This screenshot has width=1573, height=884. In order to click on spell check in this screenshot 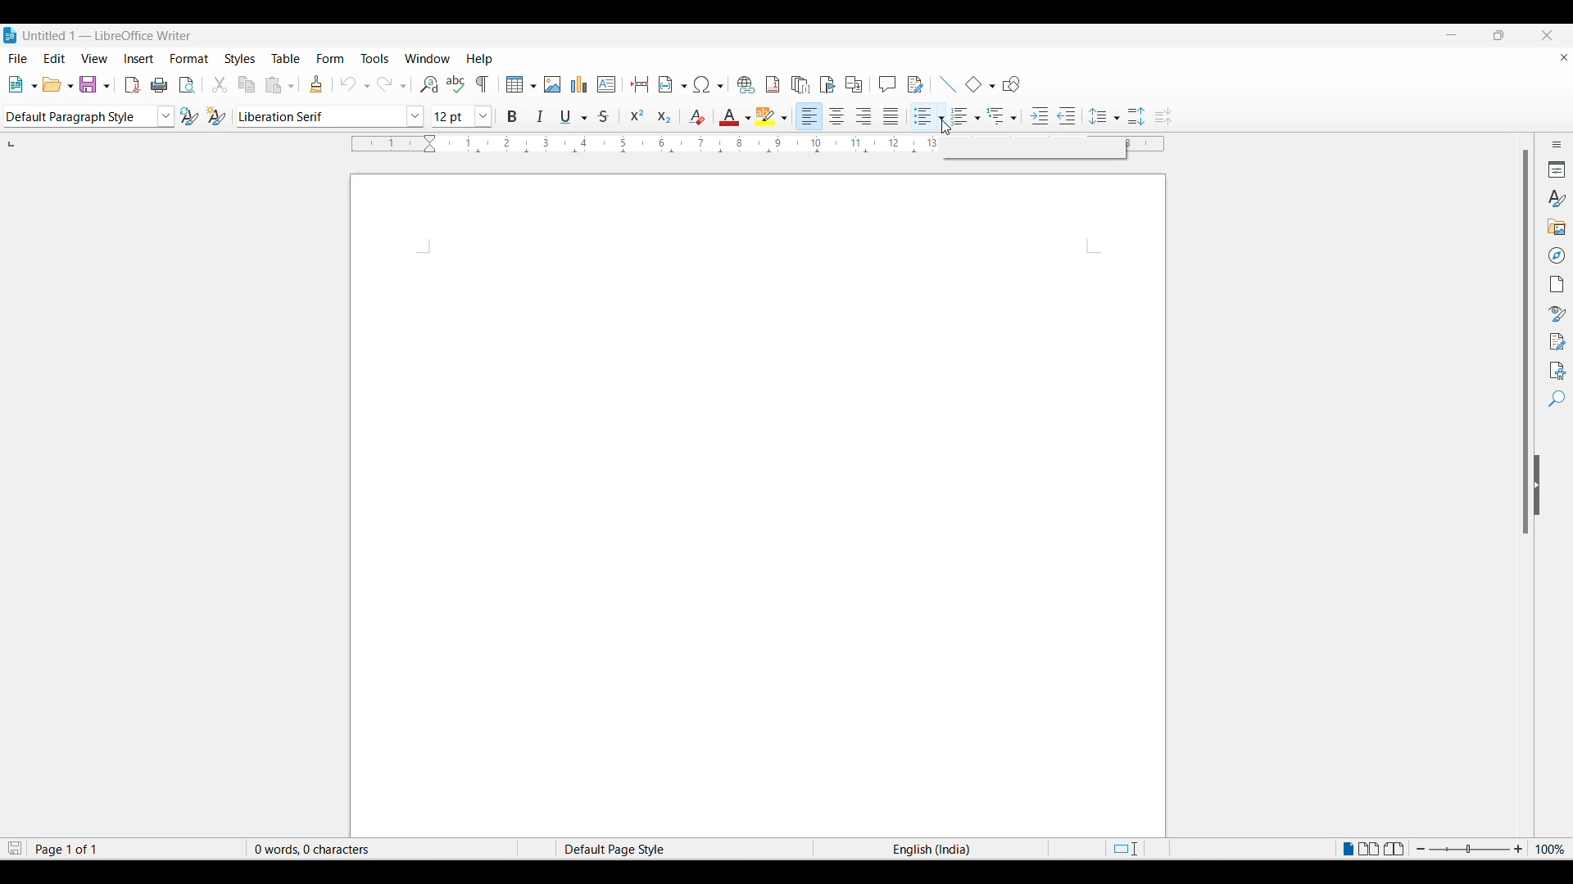, I will do `click(456, 83)`.